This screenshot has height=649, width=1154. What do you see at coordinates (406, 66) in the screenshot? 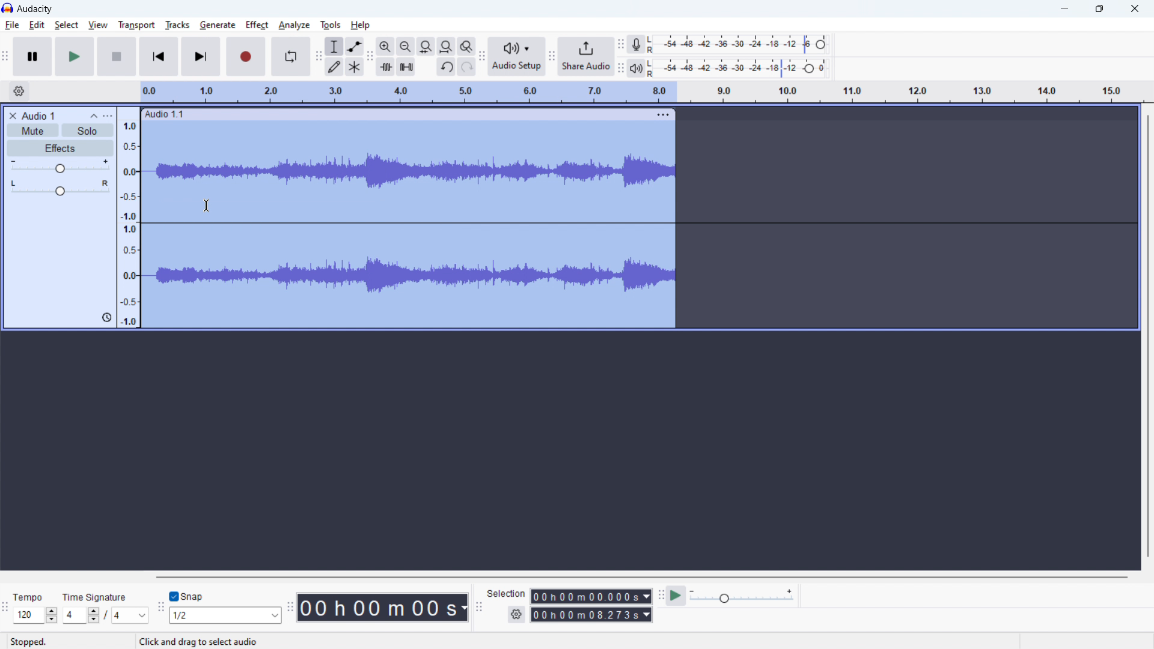
I see `silence audio selection` at bounding box center [406, 66].